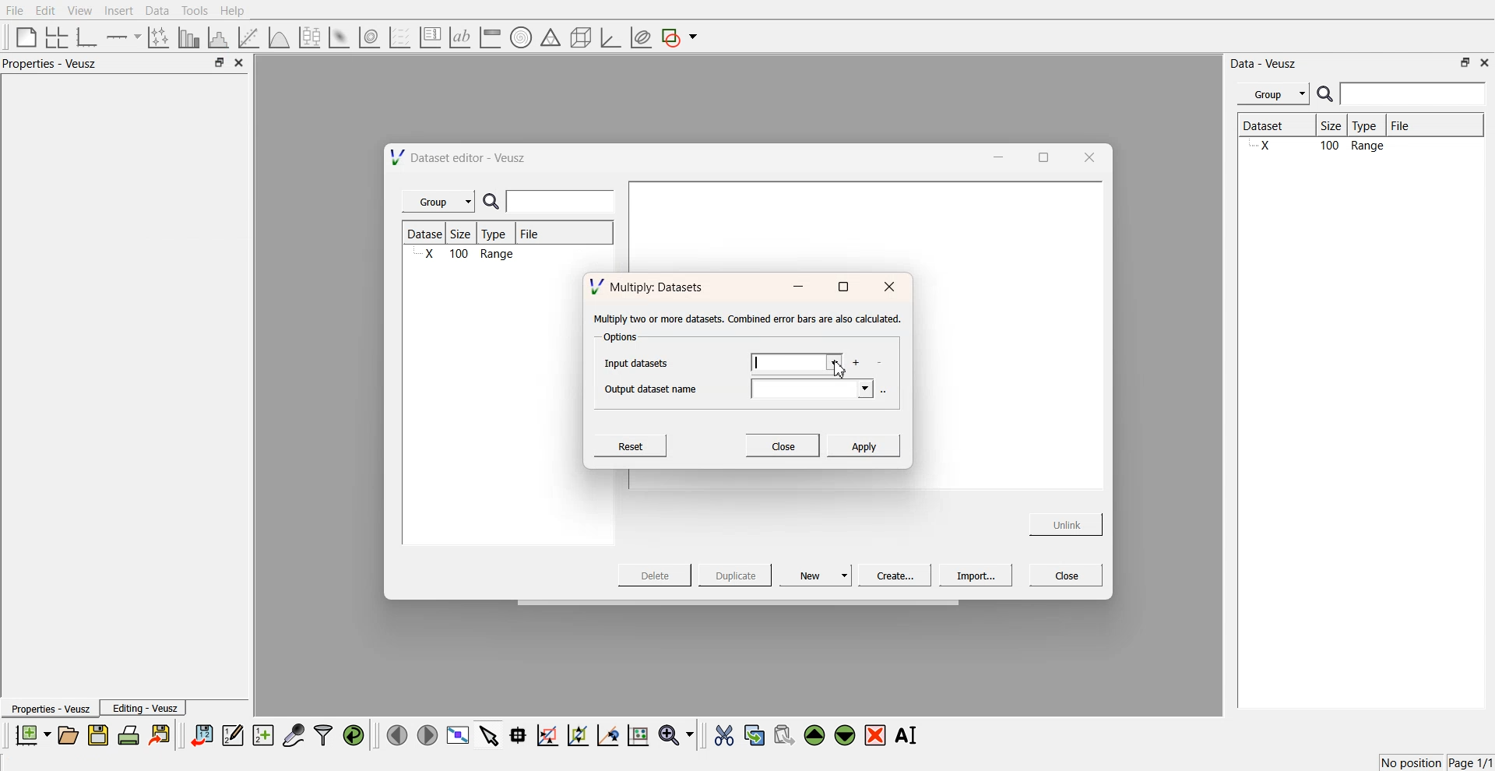 The width and height of the screenshot is (1495, 771). I want to click on search icon, so click(1327, 93).